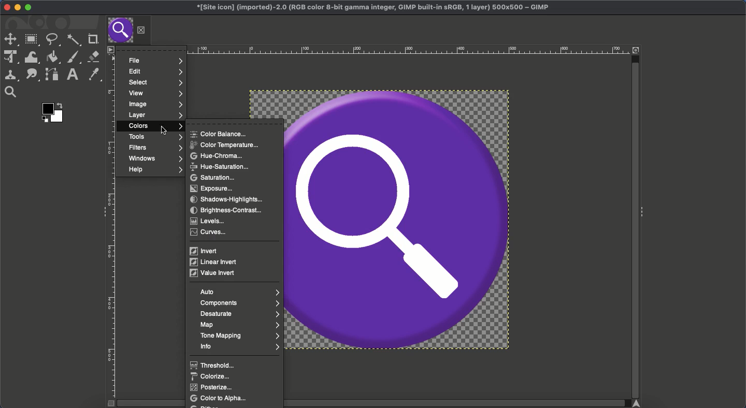 The height and width of the screenshot is (408, 746). Describe the element at coordinates (240, 337) in the screenshot. I see `Tone mapping` at that location.